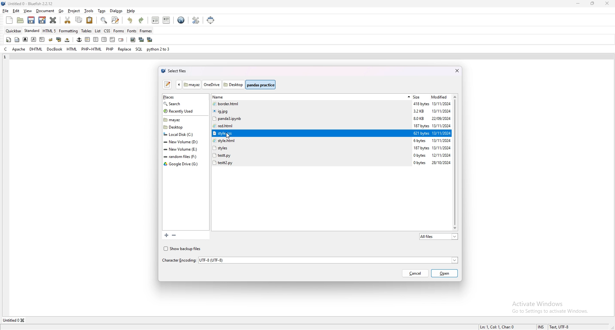 The height and width of the screenshot is (330, 615). What do you see at coordinates (560, 327) in the screenshot?
I see `Text, UTF-8` at bounding box center [560, 327].